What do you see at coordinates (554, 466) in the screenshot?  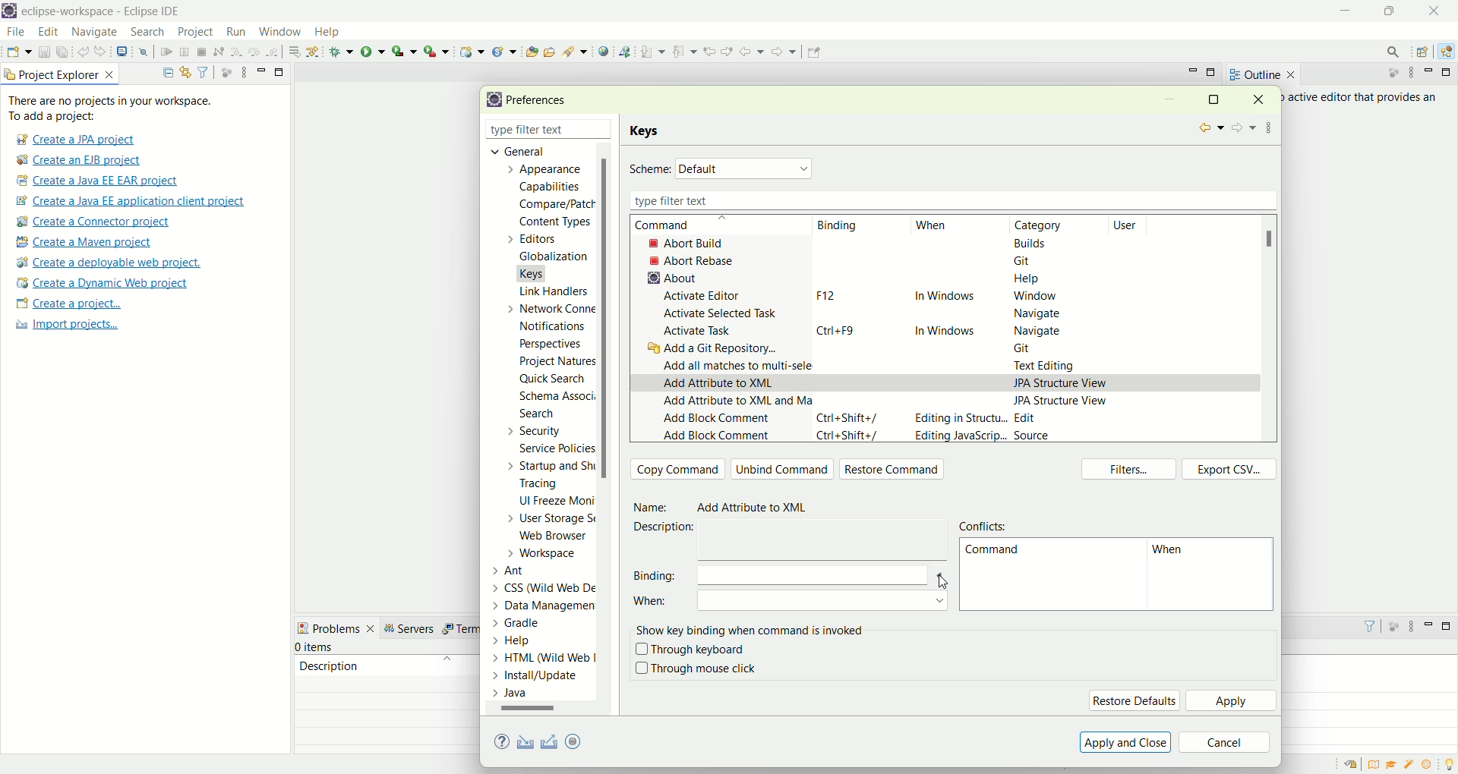 I see `startup and shutdown` at bounding box center [554, 466].